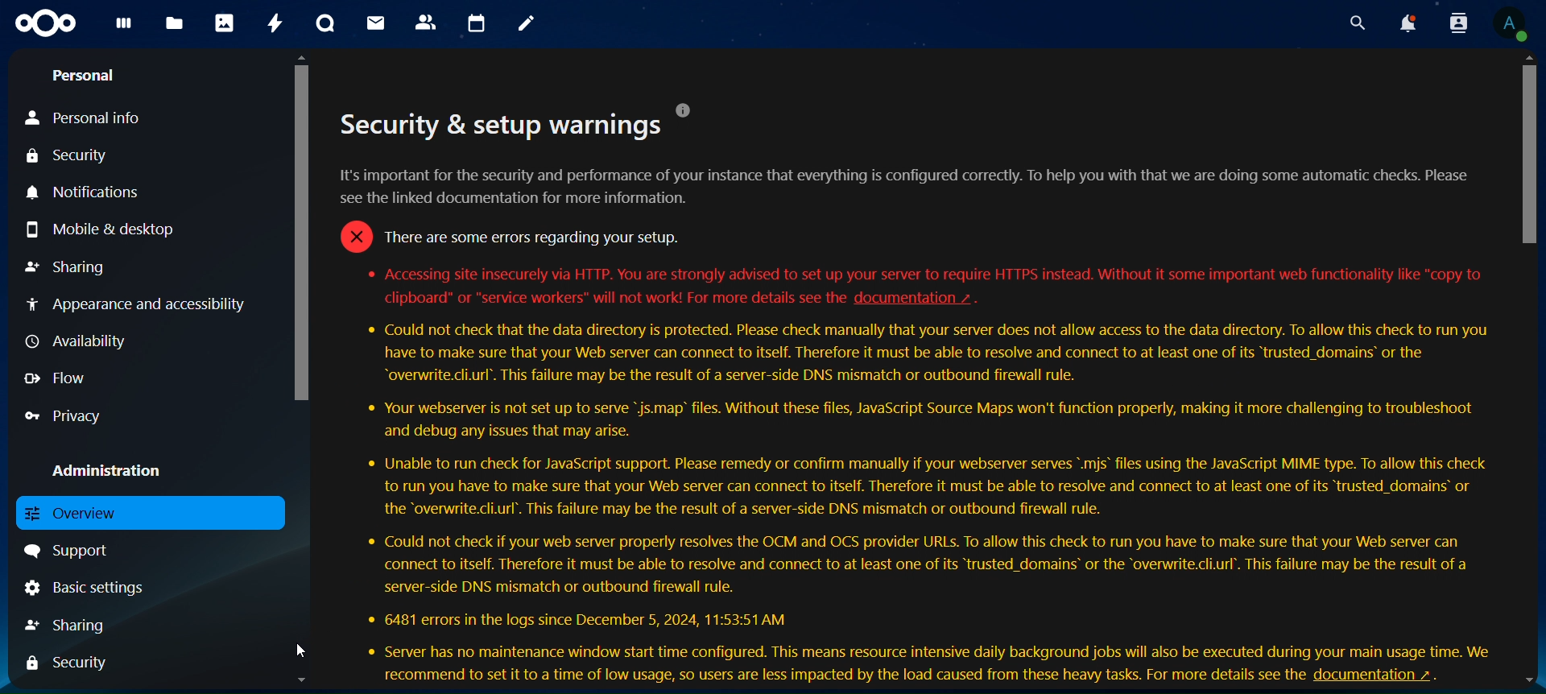  Describe the element at coordinates (914, 488) in the screenshot. I see `text` at that location.